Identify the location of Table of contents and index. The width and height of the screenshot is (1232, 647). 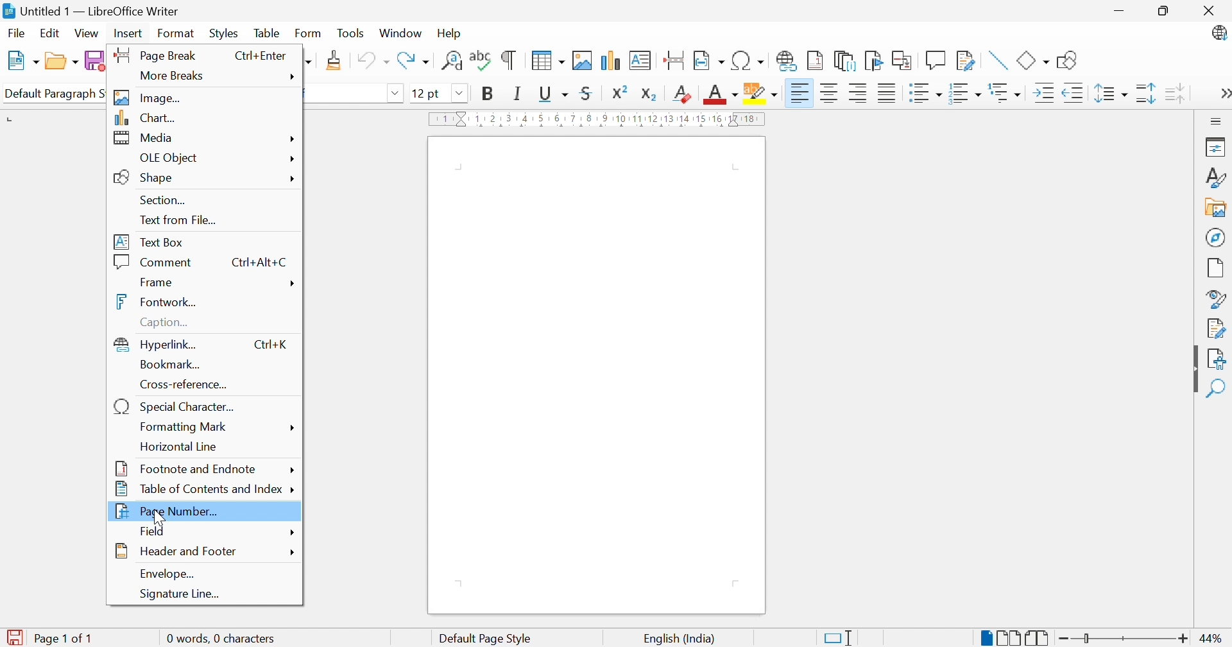
(198, 490).